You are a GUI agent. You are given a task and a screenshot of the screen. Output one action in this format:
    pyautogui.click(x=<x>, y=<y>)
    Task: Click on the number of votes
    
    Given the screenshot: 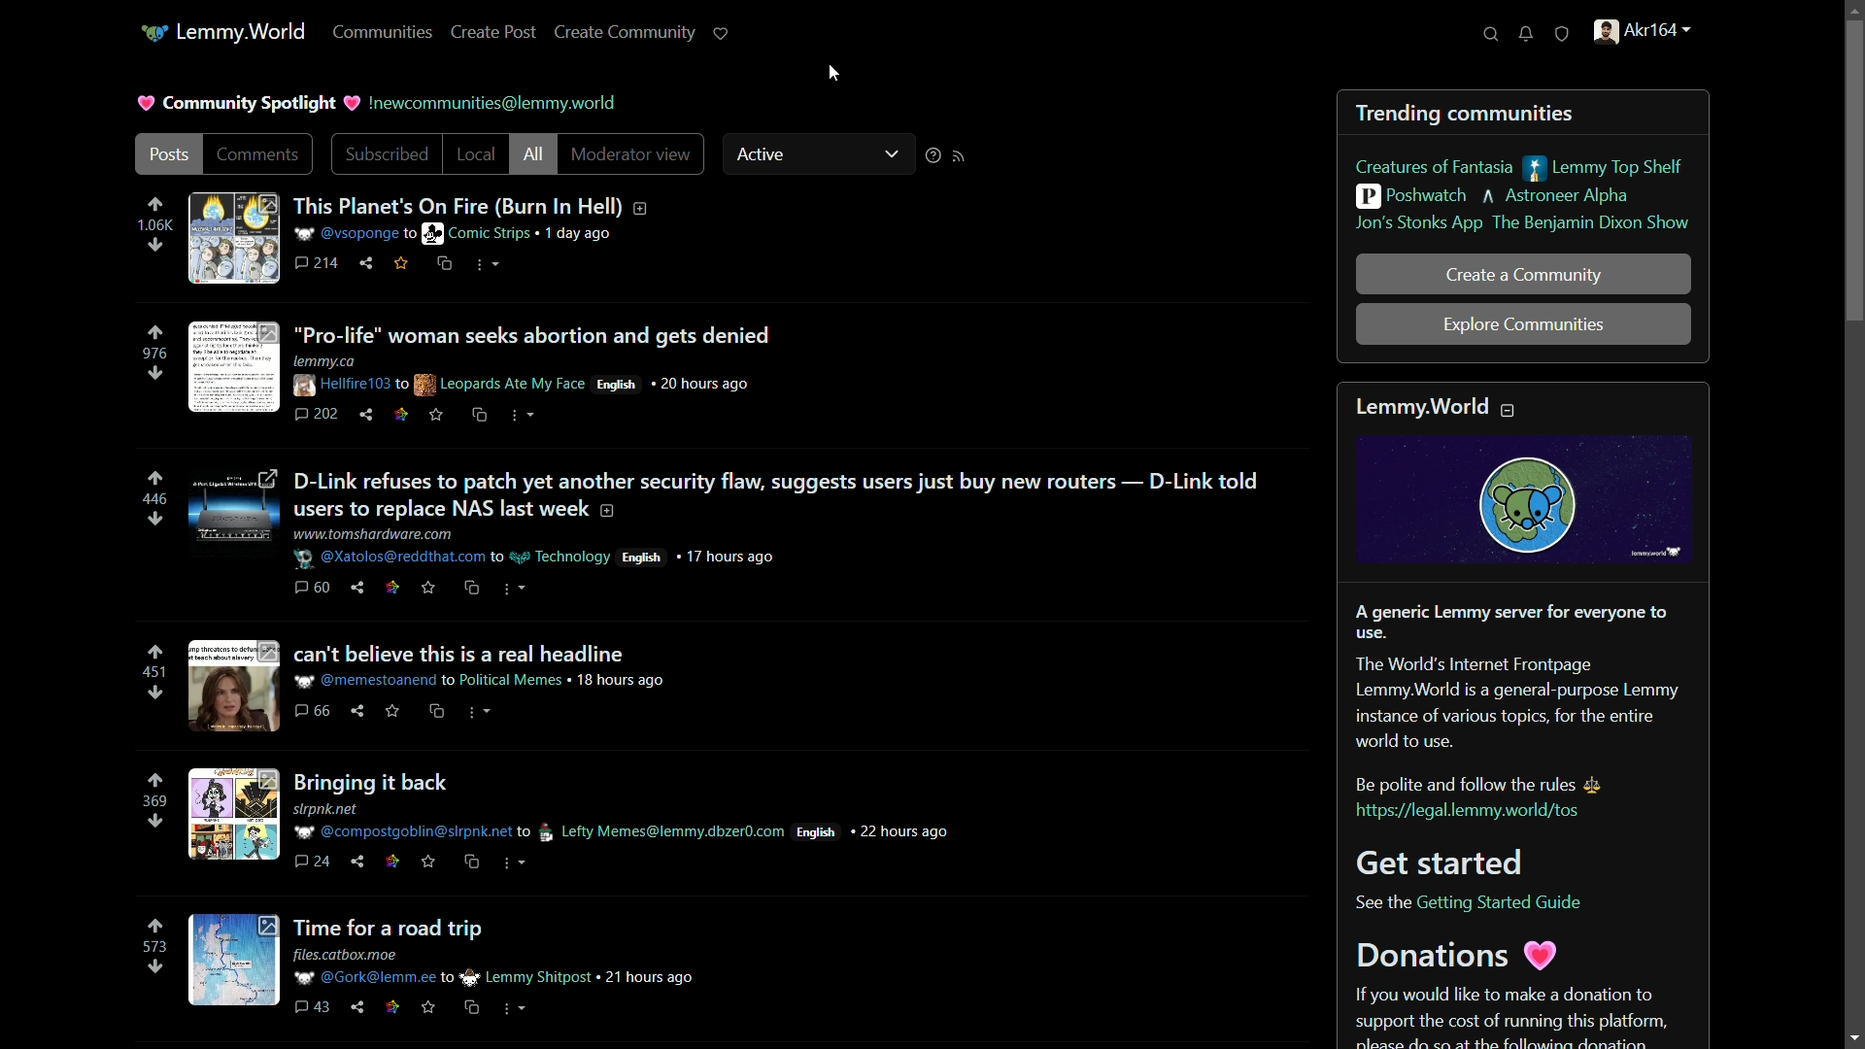 What is the action you would take?
    pyautogui.click(x=155, y=355)
    